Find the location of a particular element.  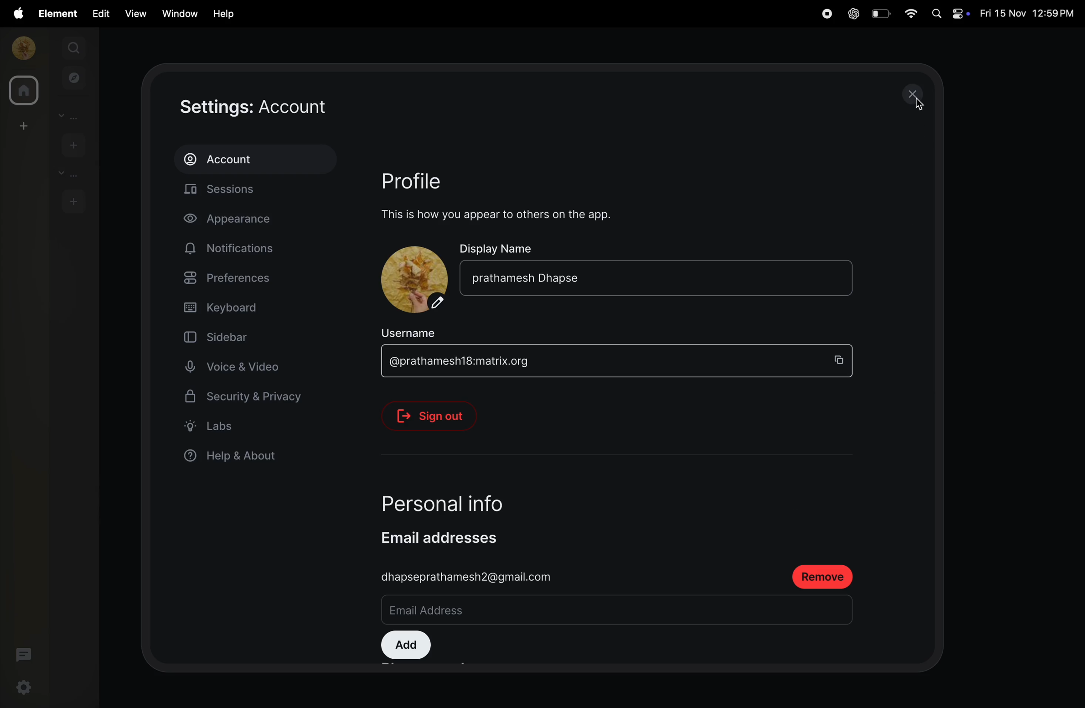

apple widgets is located at coordinates (950, 13).